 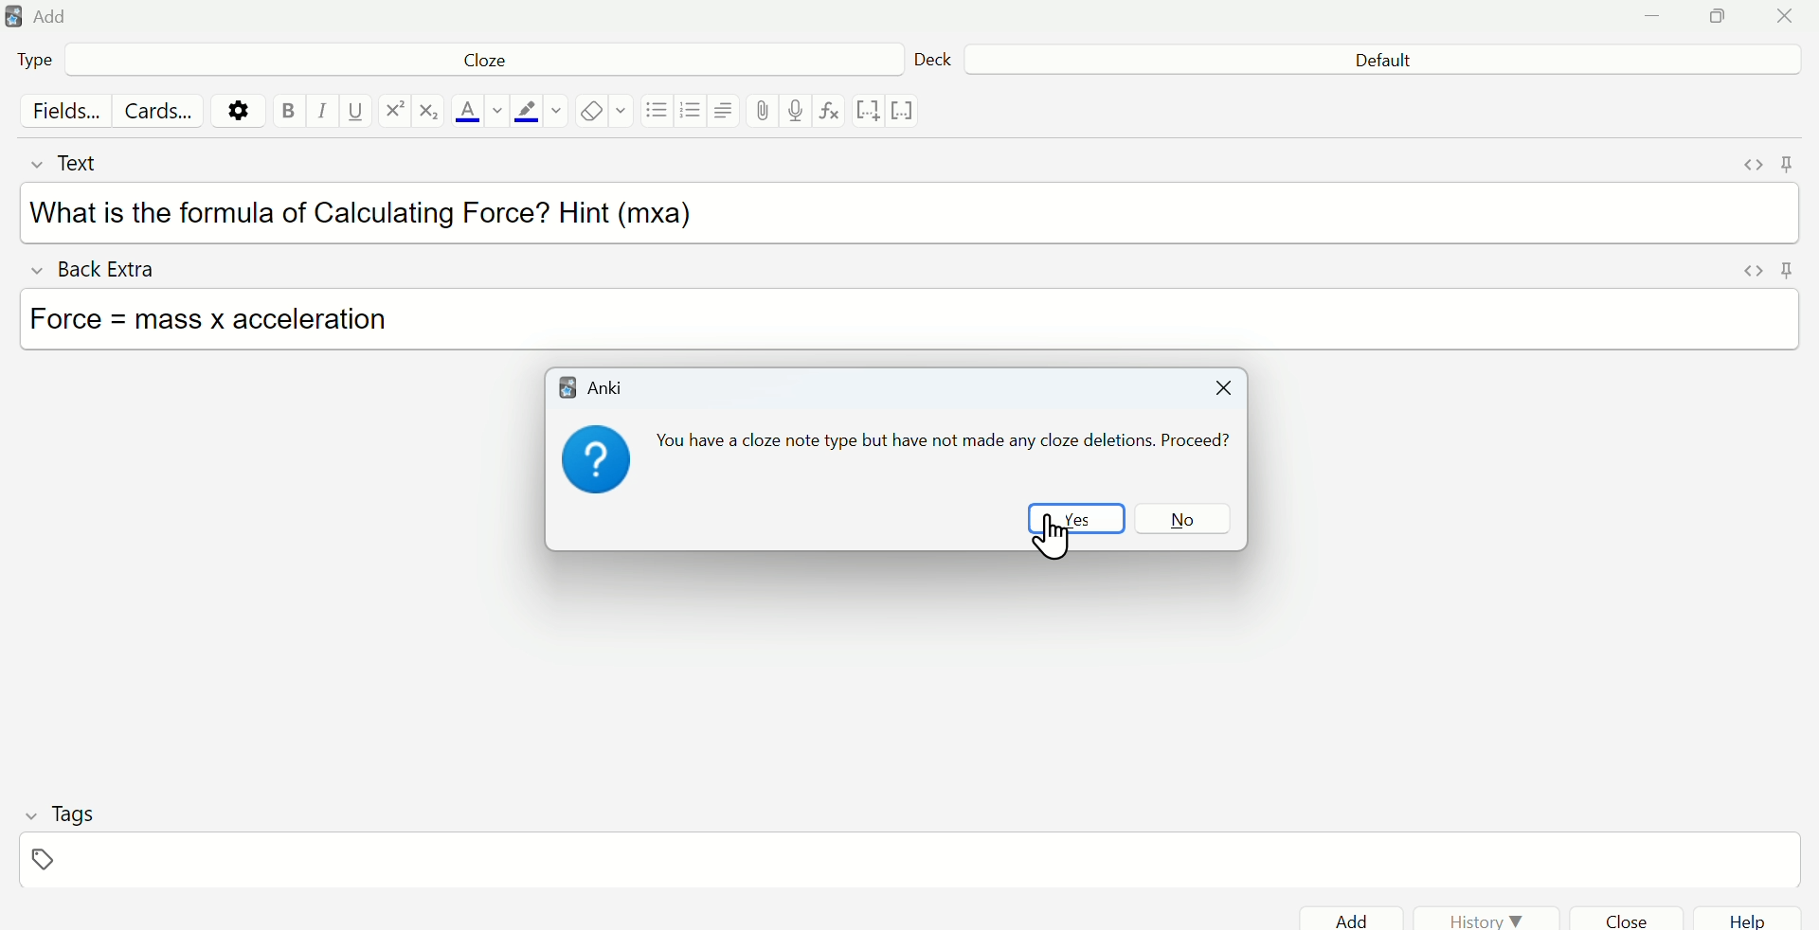 What do you see at coordinates (1720, 21) in the screenshot?
I see `Maximize` at bounding box center [1720, 21].